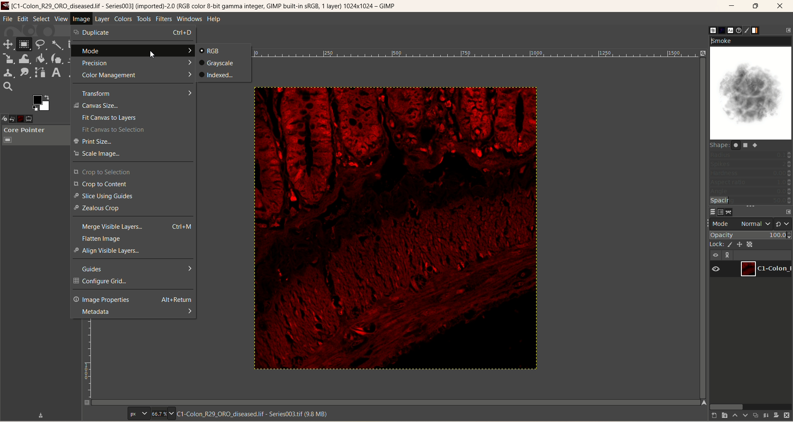 The image size is (793, 422). Describe the element at coordinates (736, 145) in the screenshot. I see `shape` at that location.